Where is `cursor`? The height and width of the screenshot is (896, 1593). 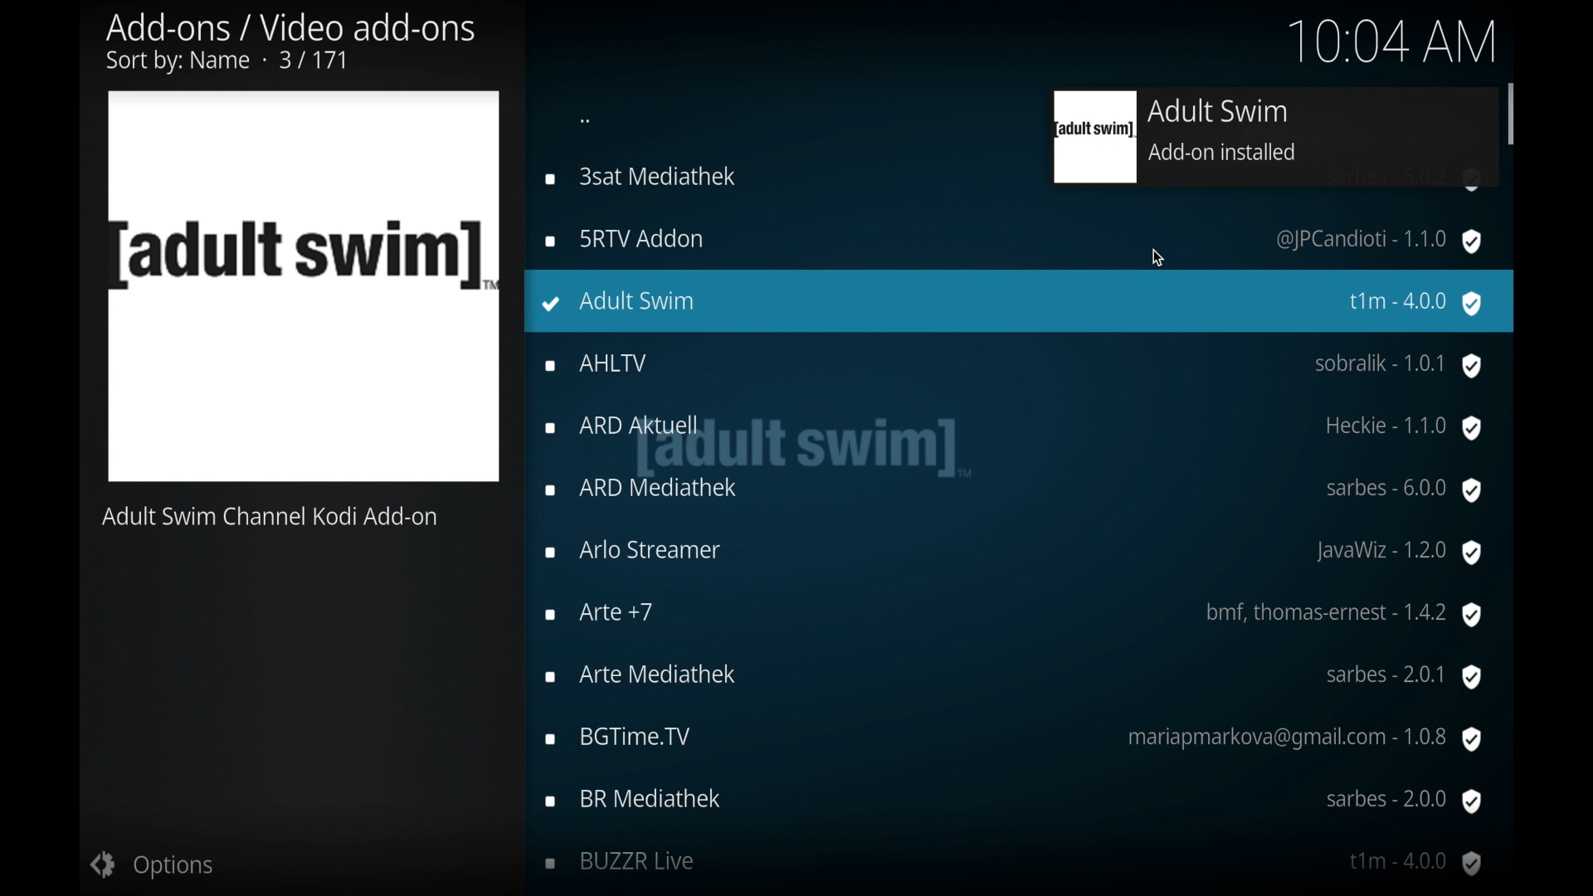
cursor is located at coordinates (1159, 258).